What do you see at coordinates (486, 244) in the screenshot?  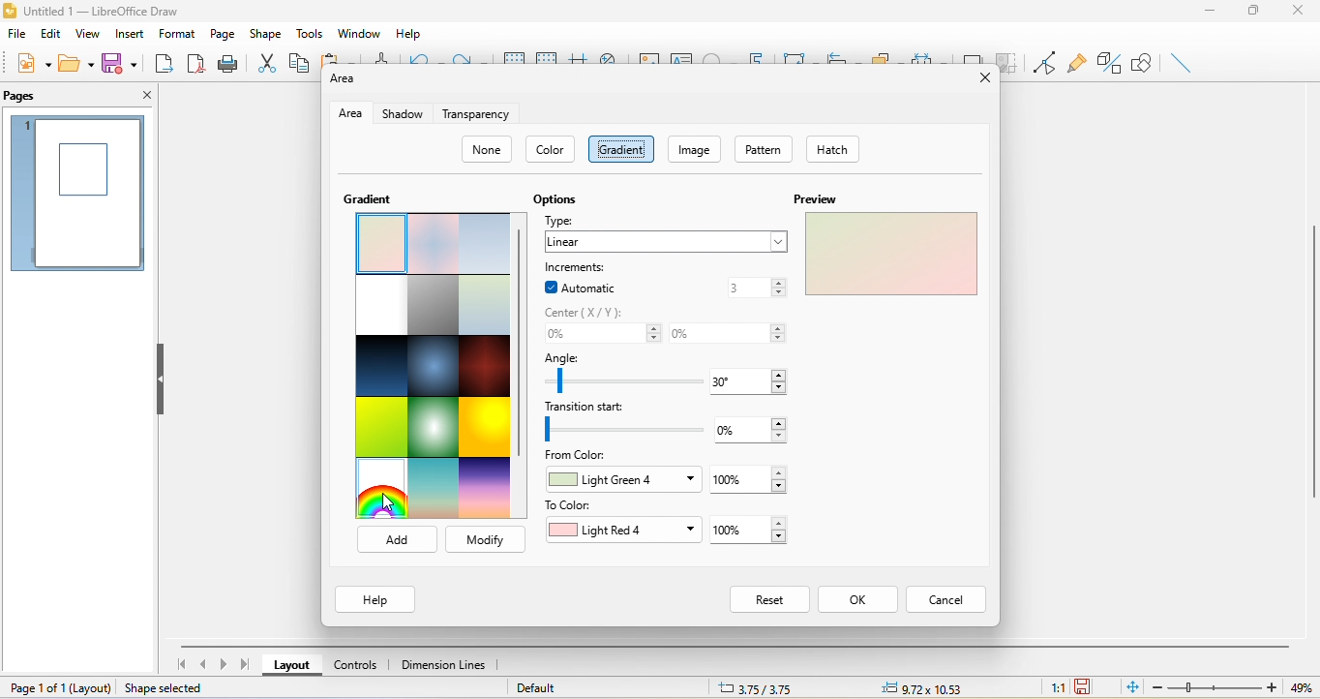 I see `blue touch` at bounding box center [486, 244].